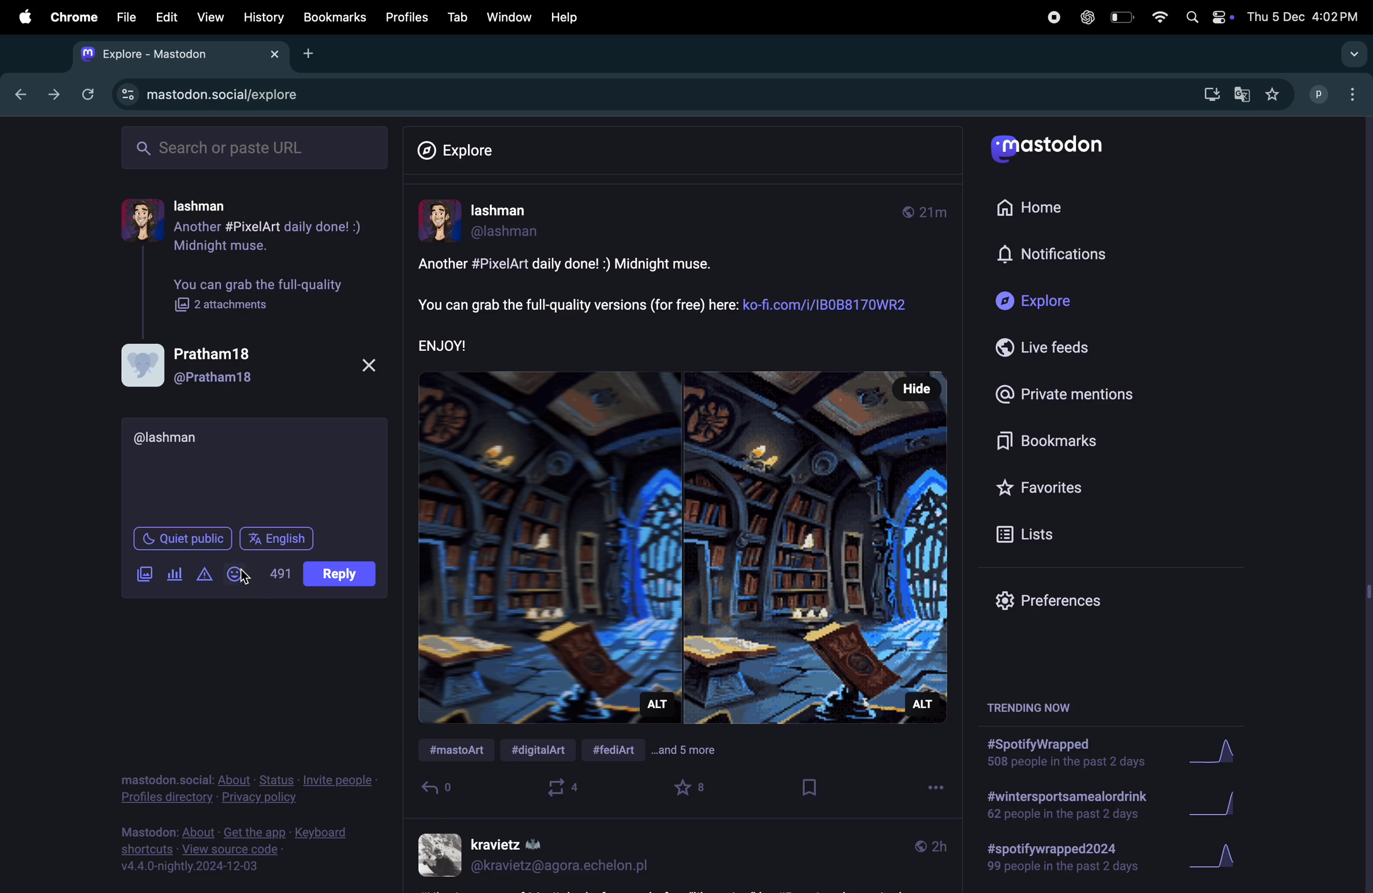 This screenshot has height=893, width=1373. Describe the element at coordinates (1338, 95) in the screenshot. I see `profile ` at that location.